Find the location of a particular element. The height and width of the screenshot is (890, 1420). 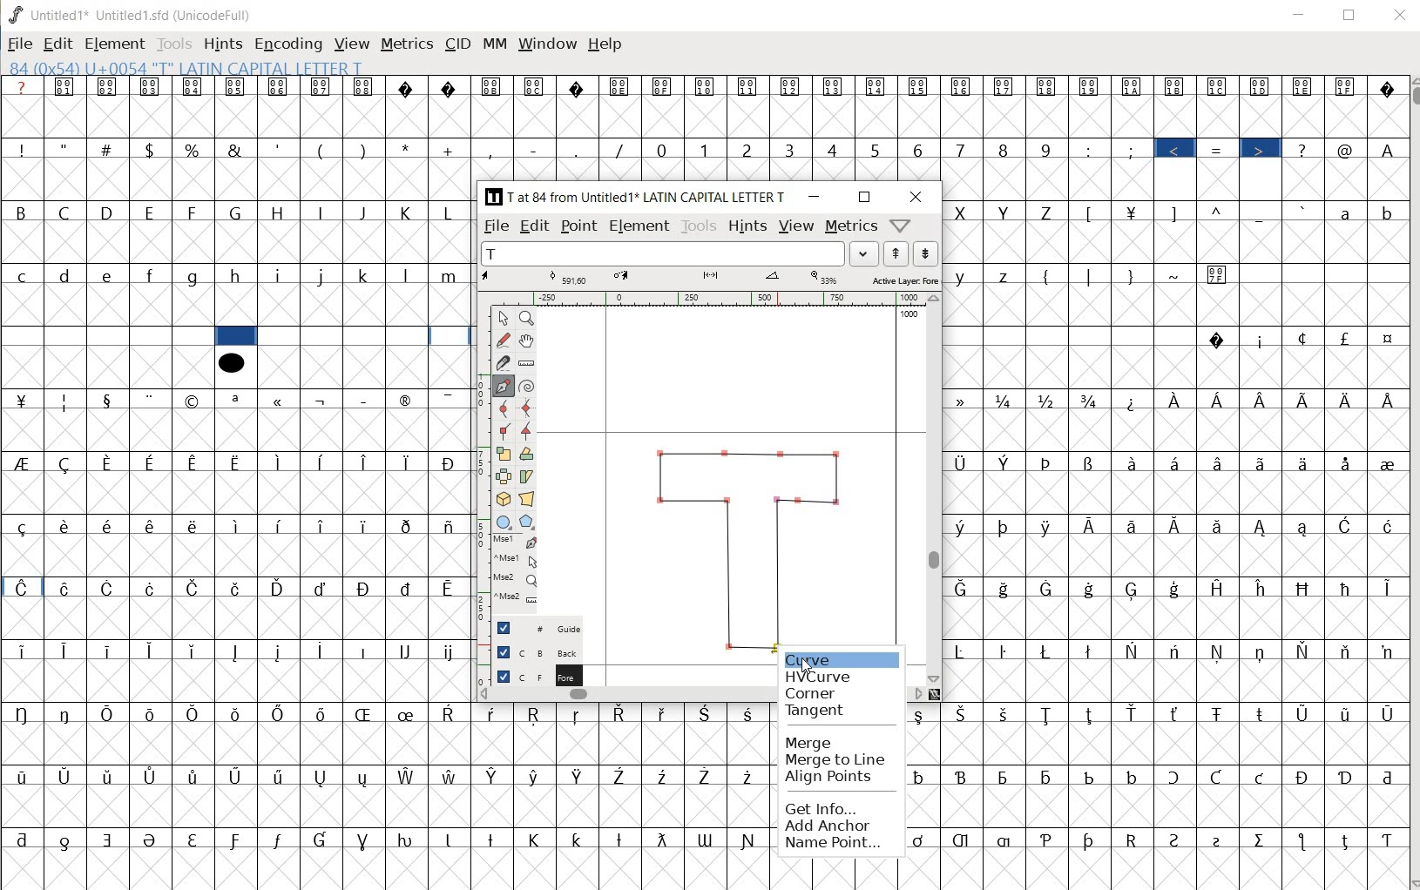

knife is located at coordinates (504, 361).